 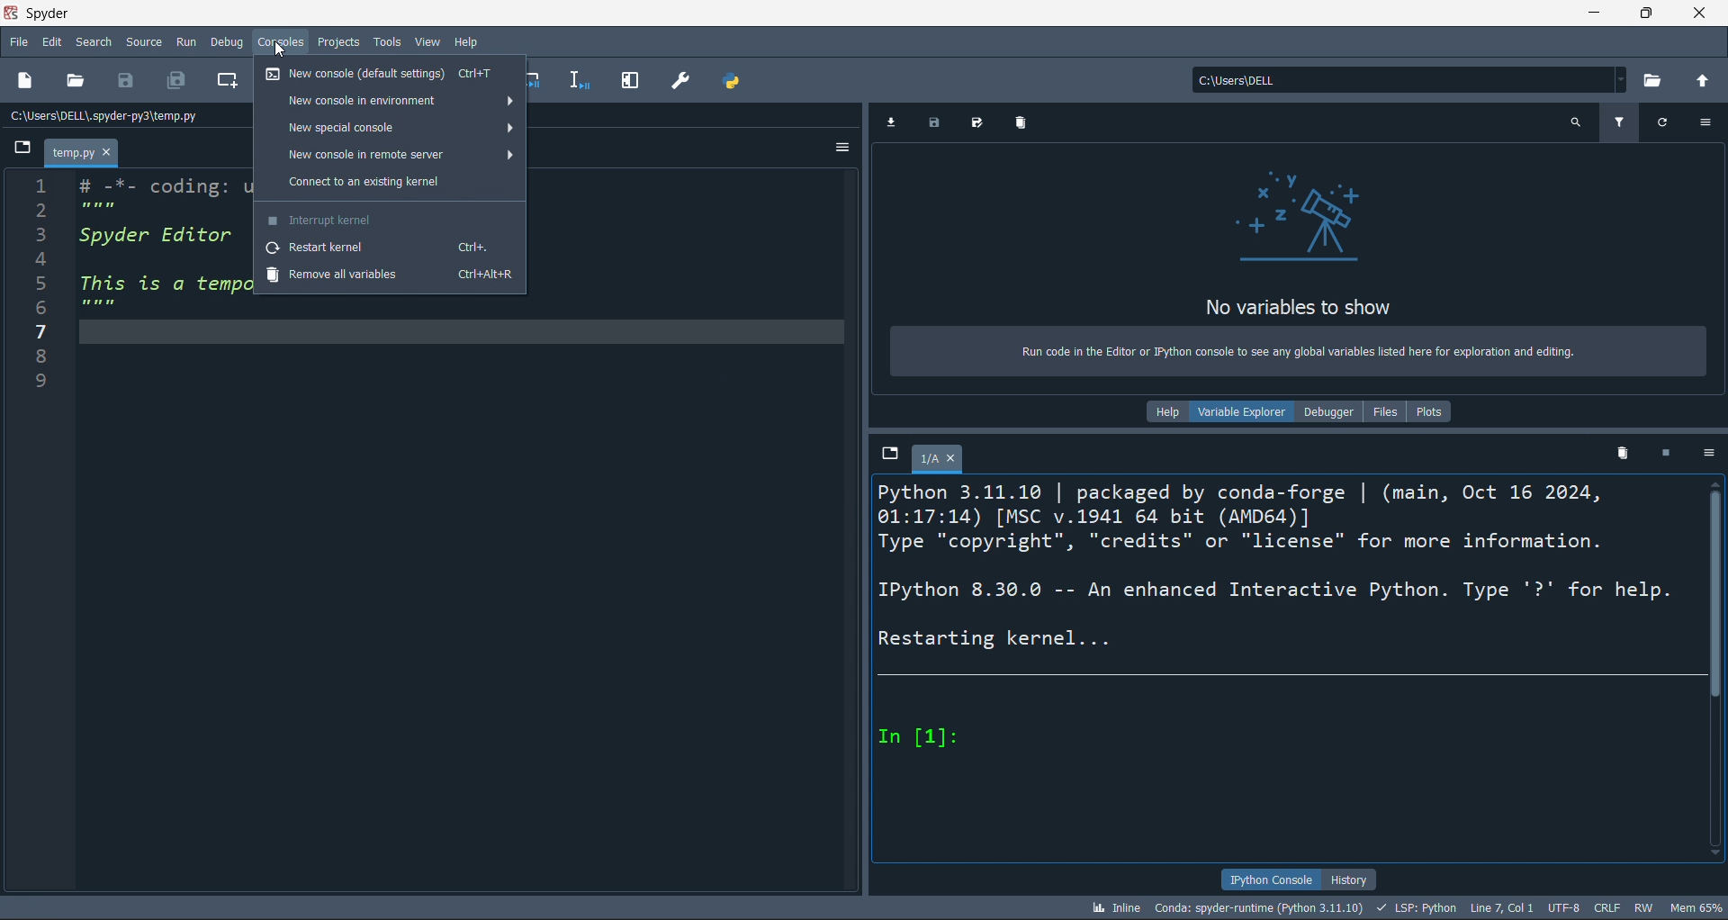 I want to click on plots, so click(x=1434, y=410).